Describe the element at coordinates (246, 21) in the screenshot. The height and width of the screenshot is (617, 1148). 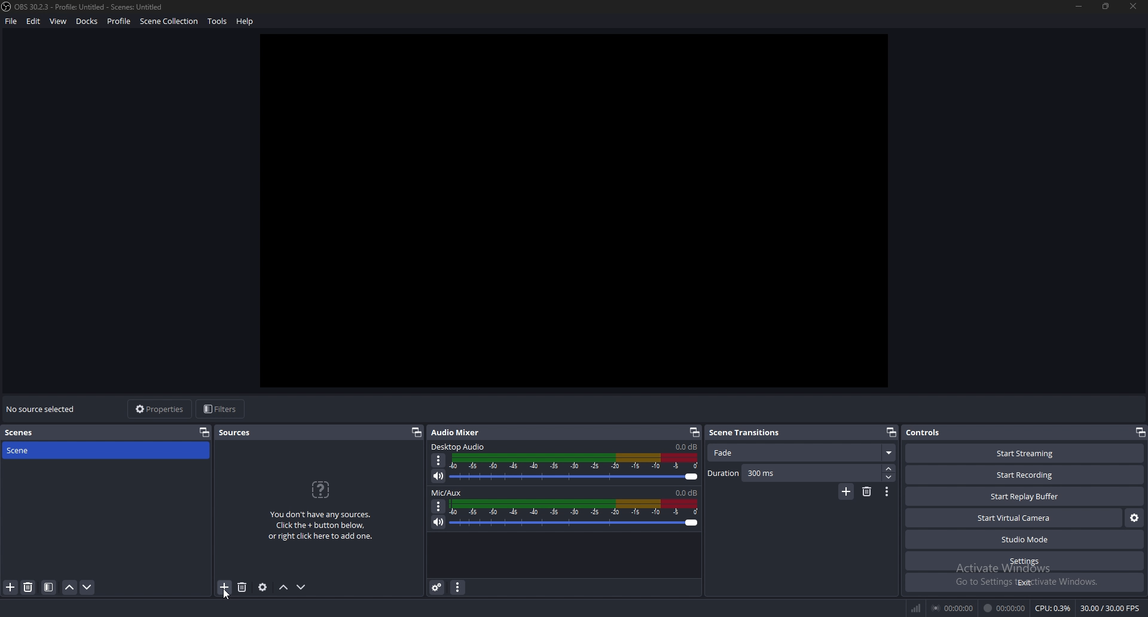
I see `help` at that location.